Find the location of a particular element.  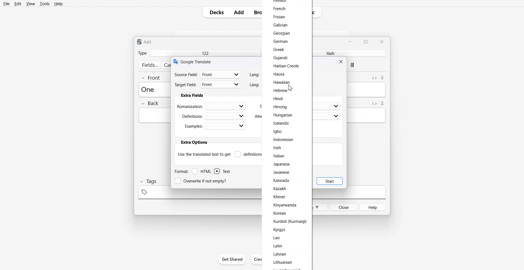

Edit is located at coordinates (18, 4).